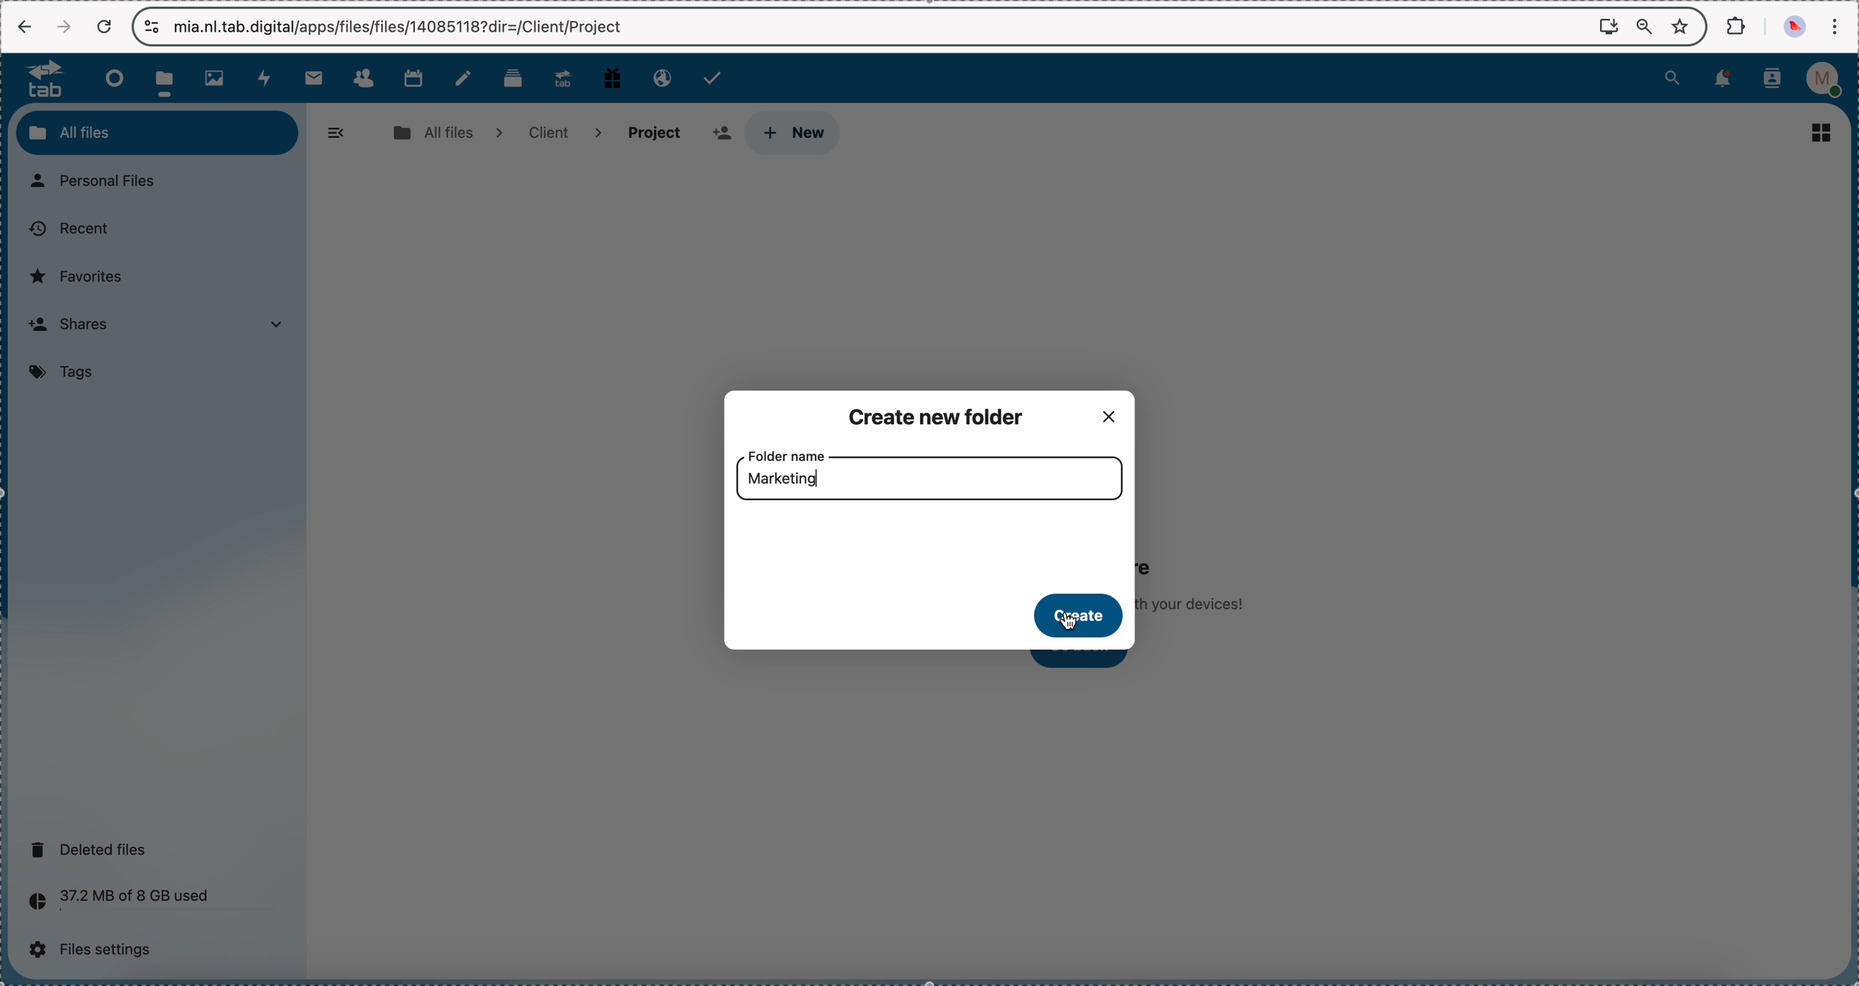  Describe the element at coordinates (613, 77) in the screenshot. I see `free` at that location.